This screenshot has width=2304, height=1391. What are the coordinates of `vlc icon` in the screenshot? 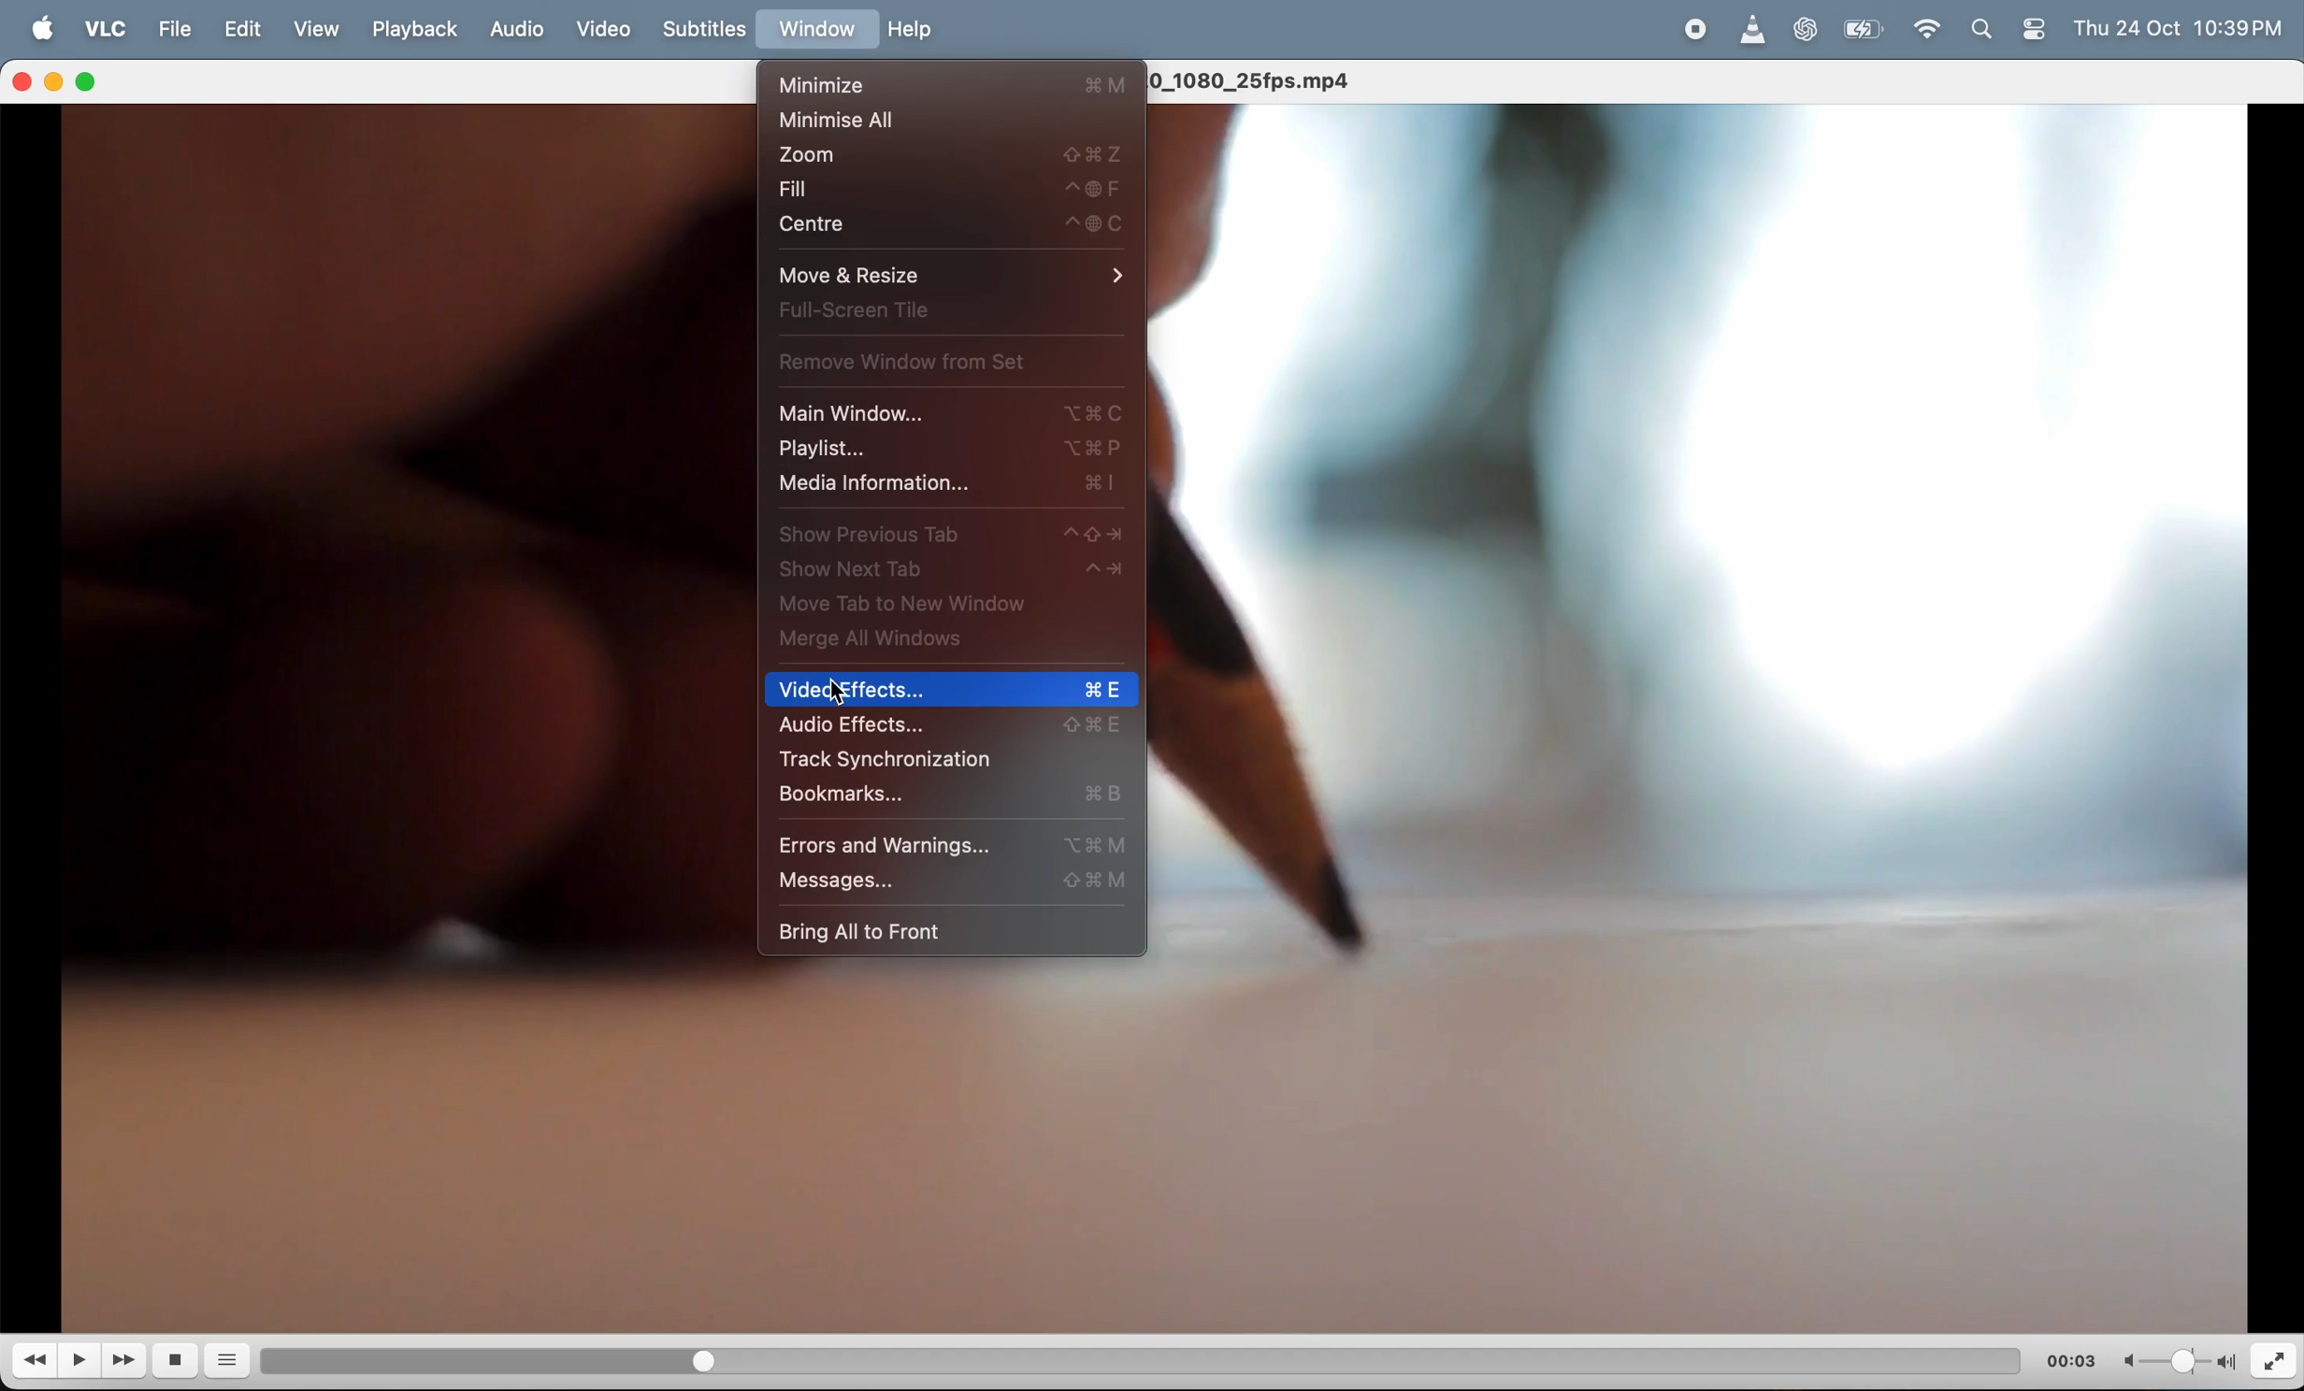 It's located at (1753, 31).